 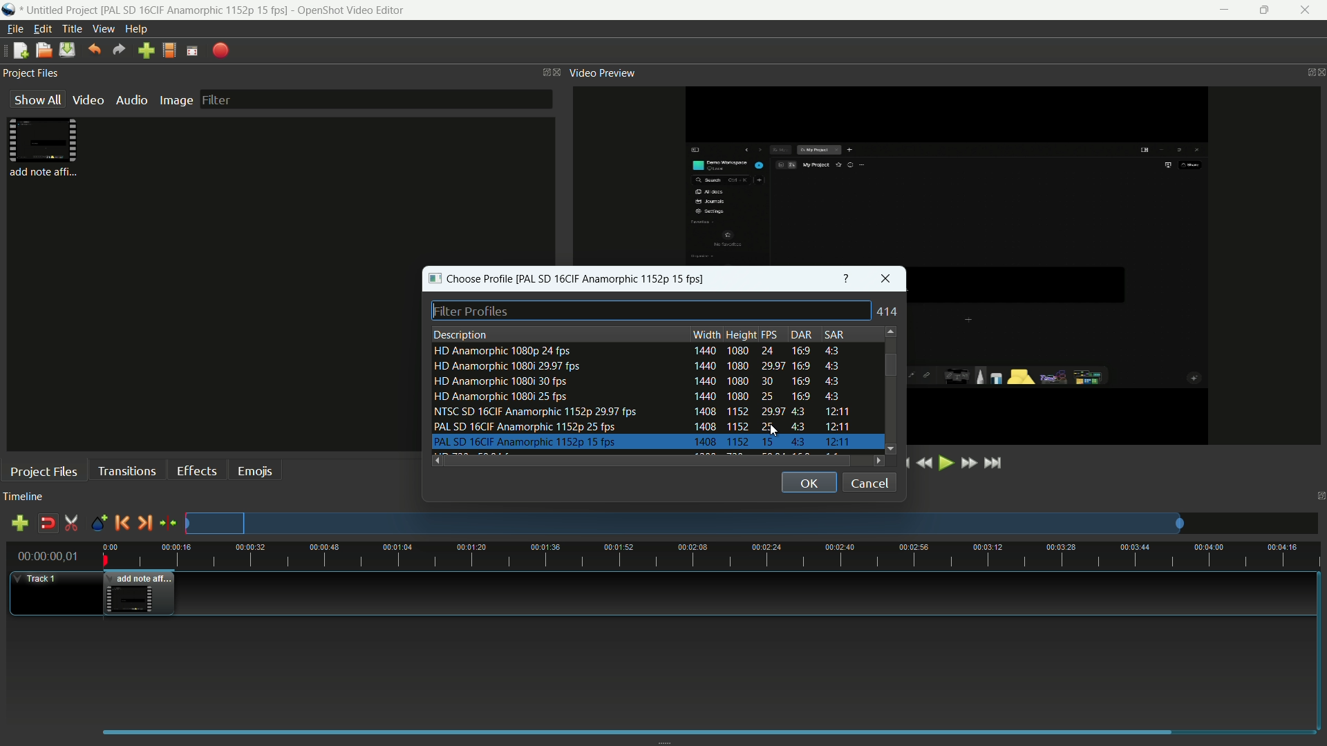 What do you see at coordinates (602, 74) in the screenshot?
I see `video preview` at bounding box center [602, 74].